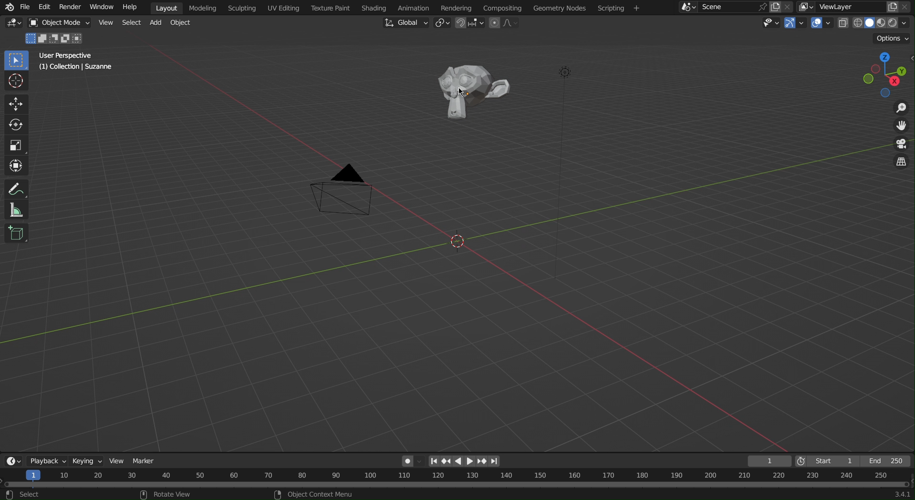  Describe the element at coordinates (443, 24) in the screenshot. I see `Transform Pivot Point` at that location.